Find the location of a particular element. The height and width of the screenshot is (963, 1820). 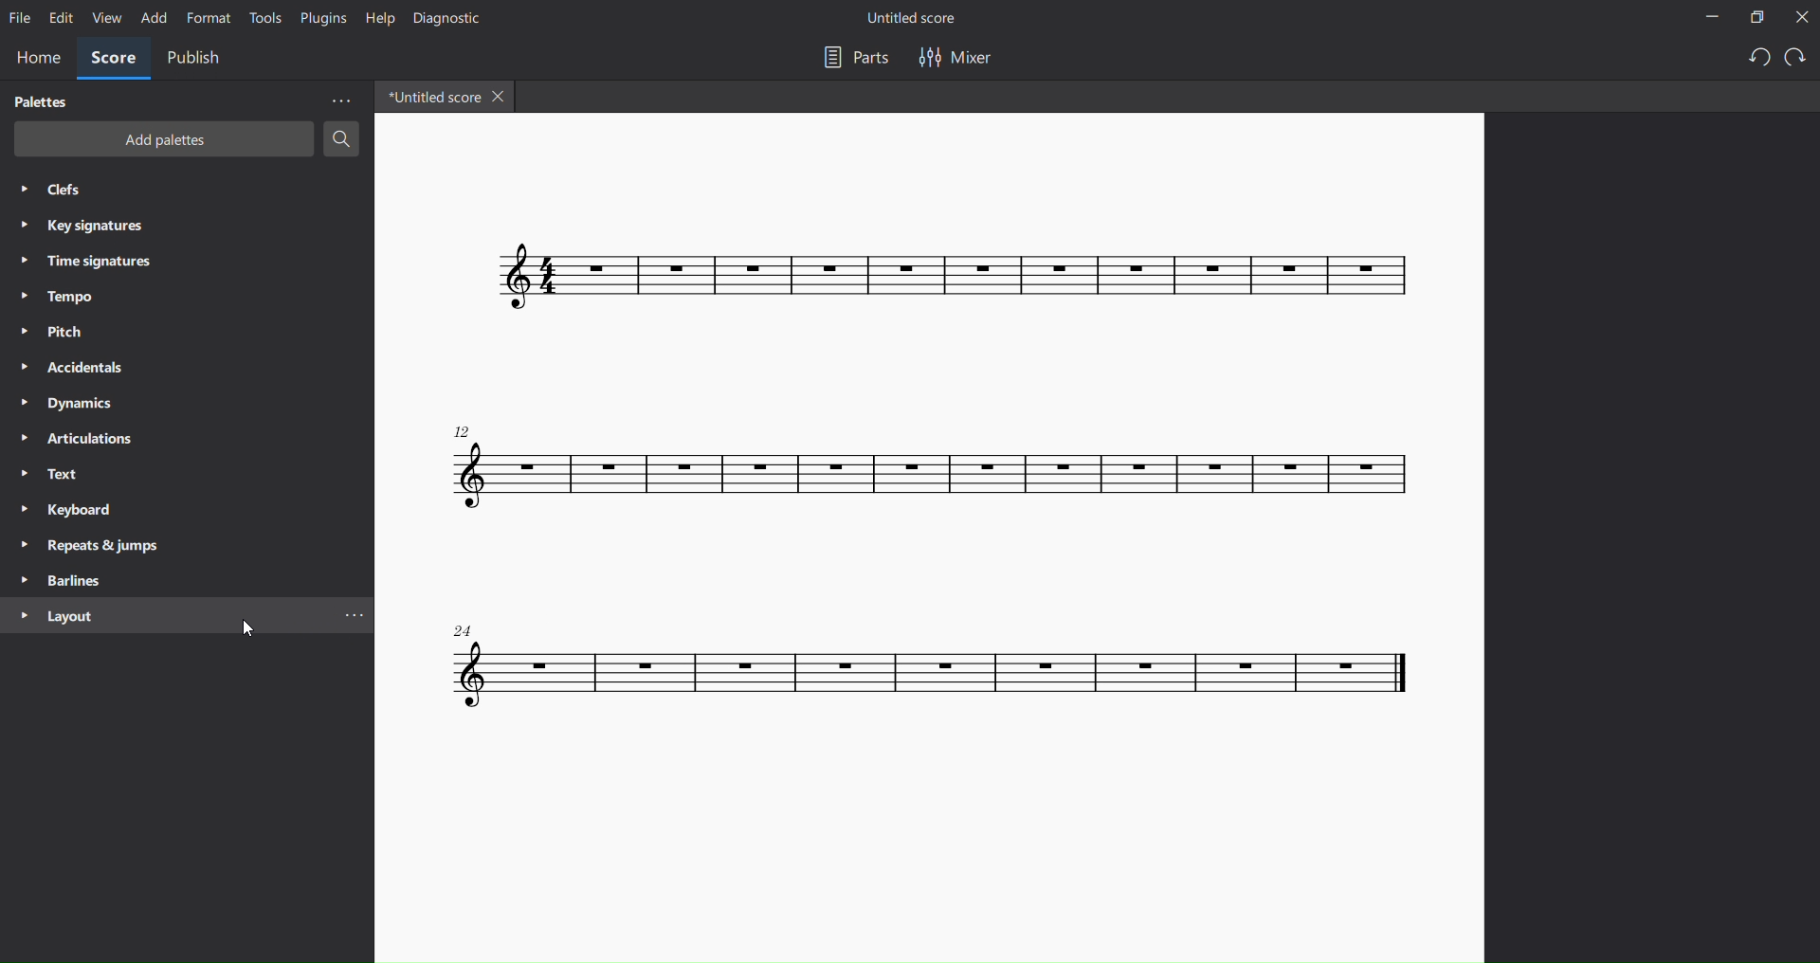

restore is located at coordinates (1753, 17).